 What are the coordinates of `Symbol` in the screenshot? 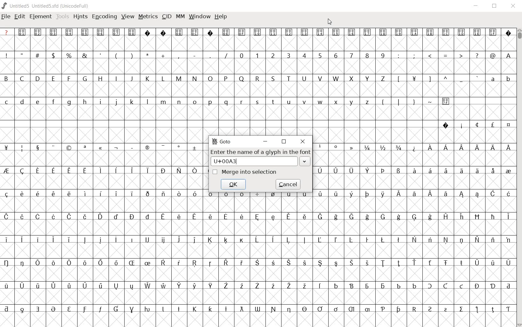 It's located at (493, 286).